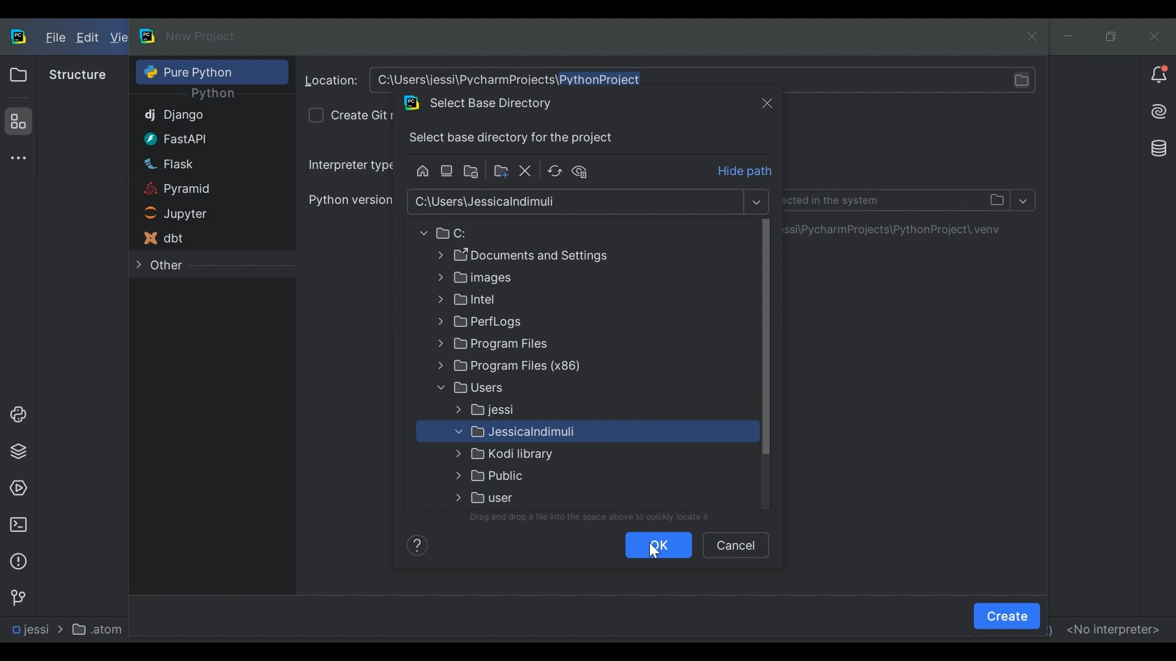 The image size is (1176, 661). Describe the element at coordinates (78, 75) in the screenshot. I see `Structure` at that location.